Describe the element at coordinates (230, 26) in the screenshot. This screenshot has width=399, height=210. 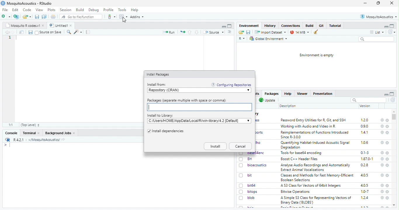
I see `maiximize` at that location.